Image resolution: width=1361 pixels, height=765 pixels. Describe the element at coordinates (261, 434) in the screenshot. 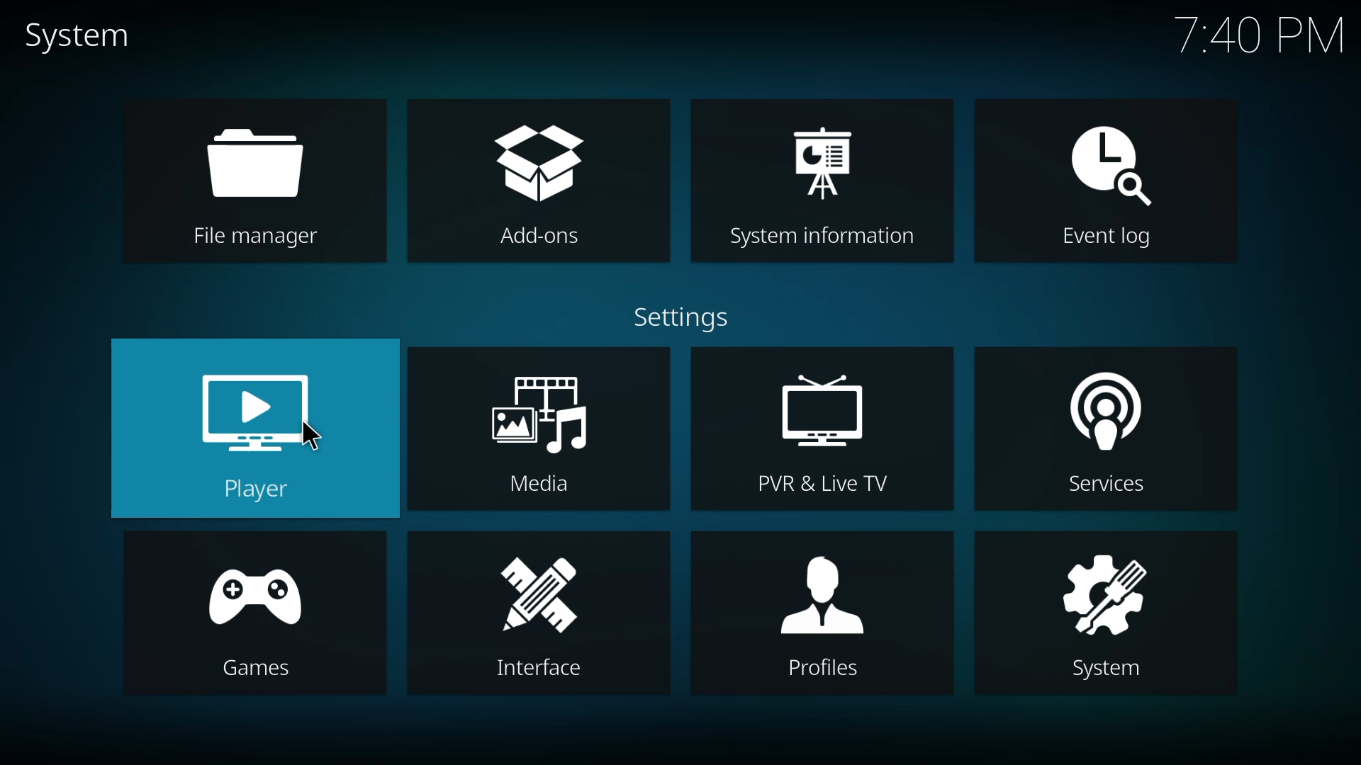

I see `player` at that location.